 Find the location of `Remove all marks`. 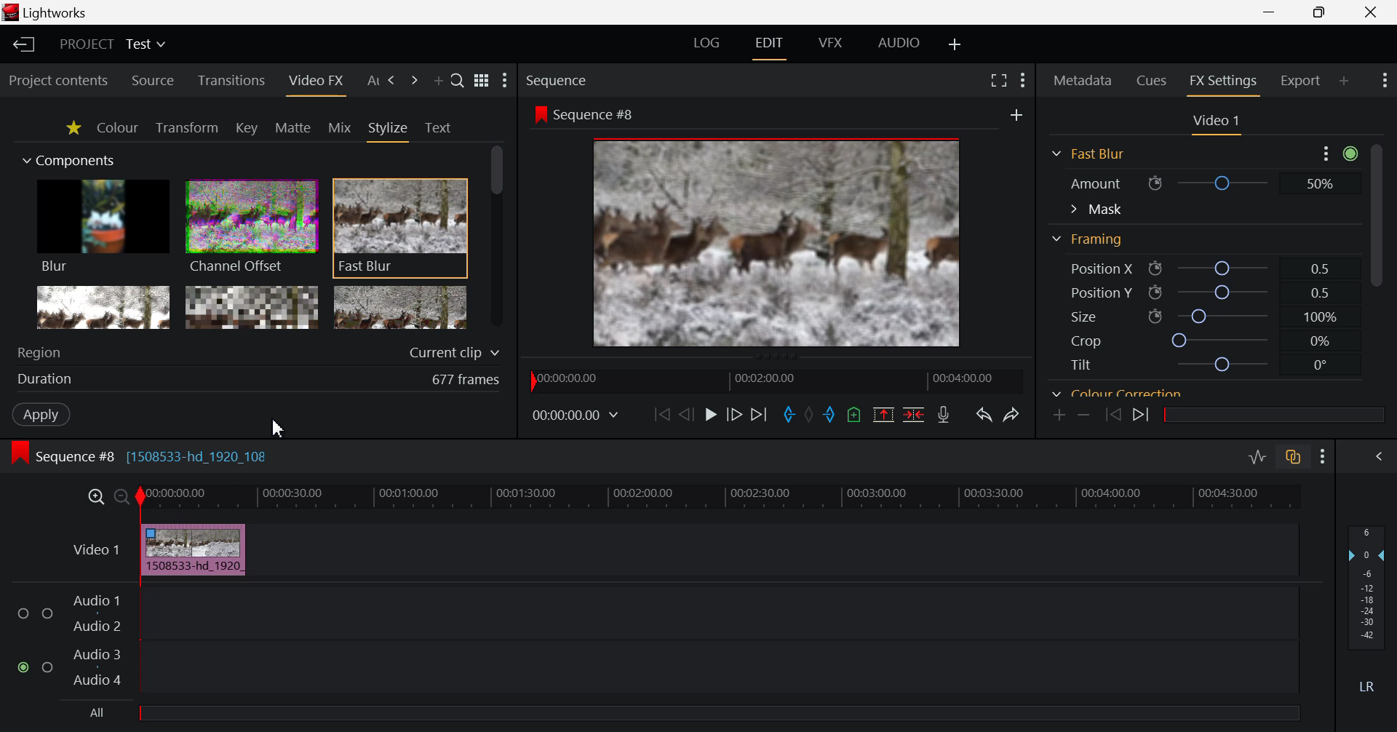

Remove all marks is located at coordinates (811, 414).